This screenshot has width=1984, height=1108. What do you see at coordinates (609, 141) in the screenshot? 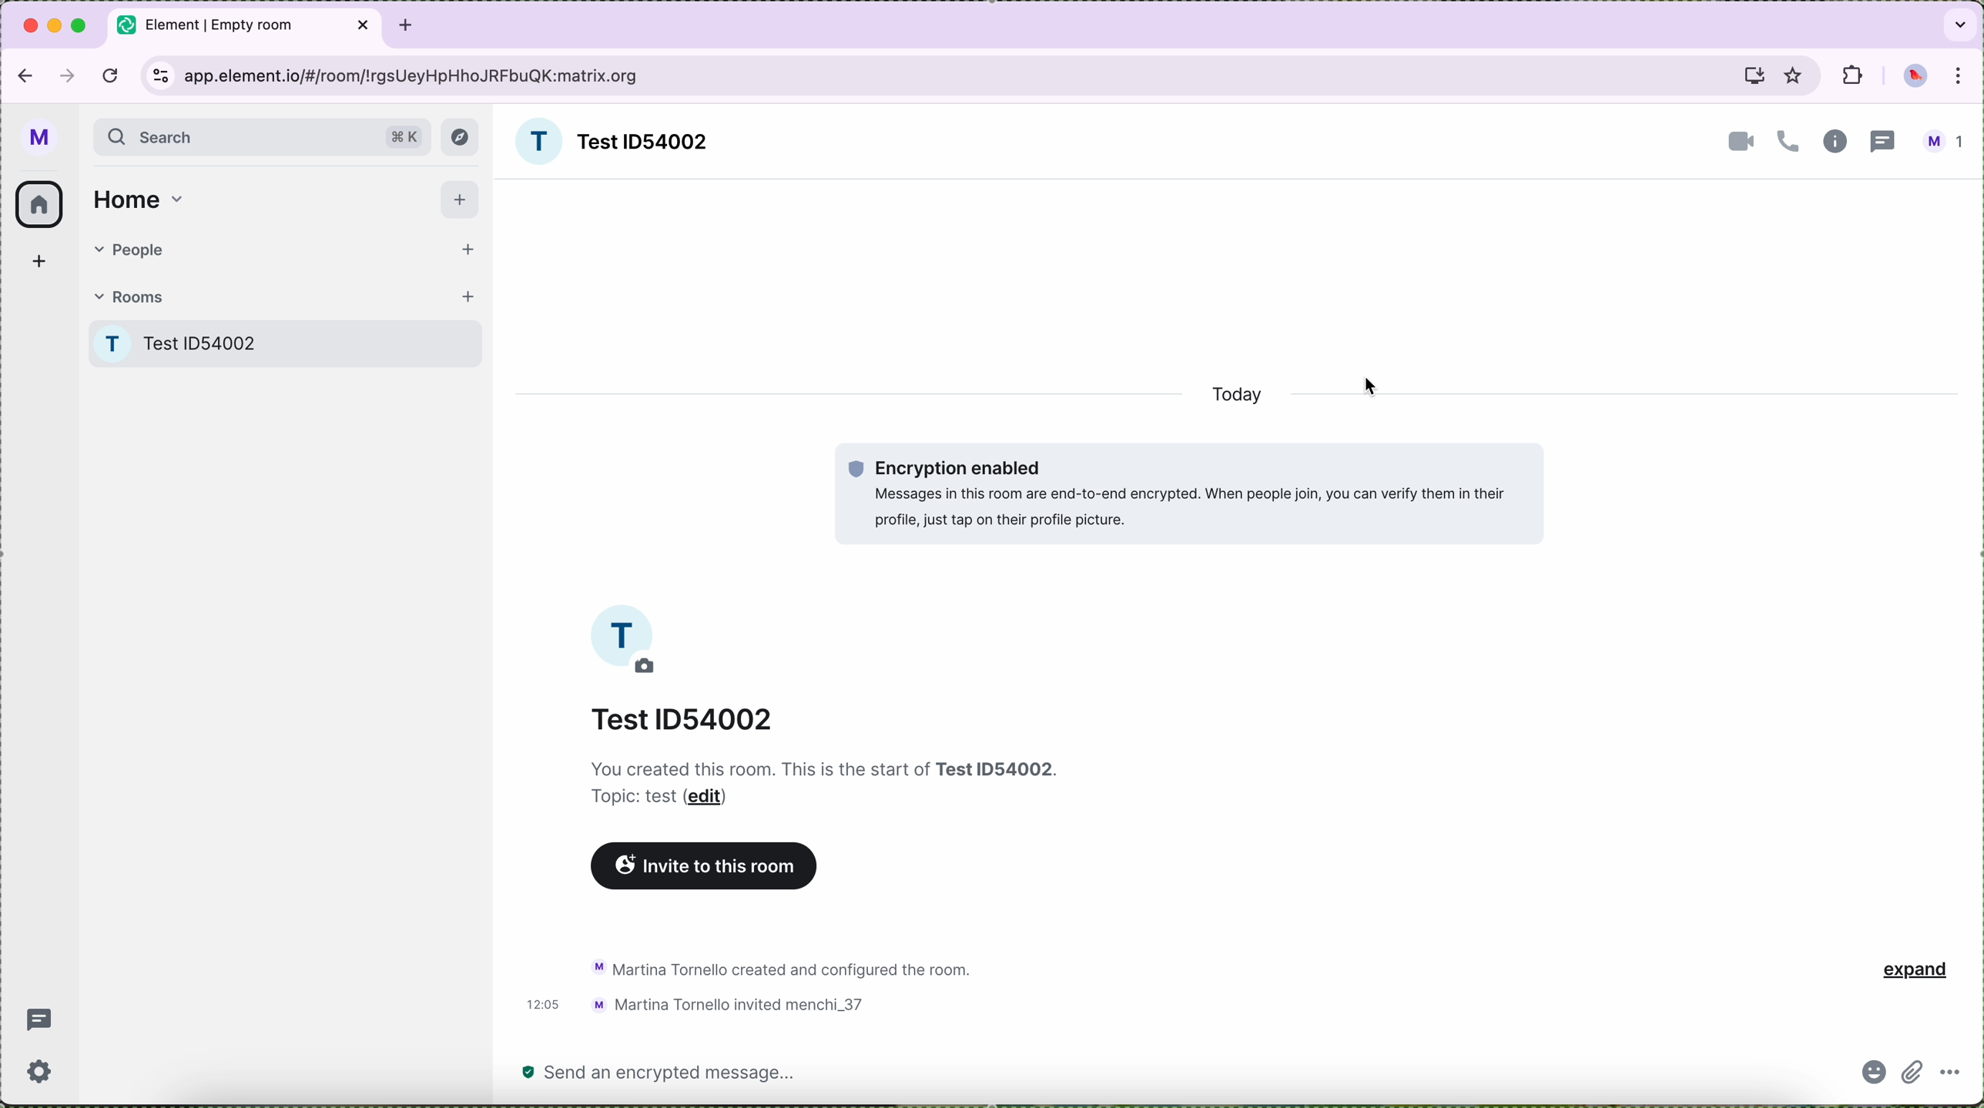
I see `room name` at bounding box center [609, 141].